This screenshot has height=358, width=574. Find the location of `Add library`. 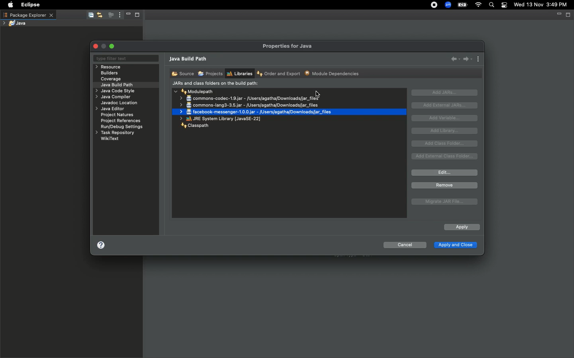

Add library is located at coordinates (446, 131).